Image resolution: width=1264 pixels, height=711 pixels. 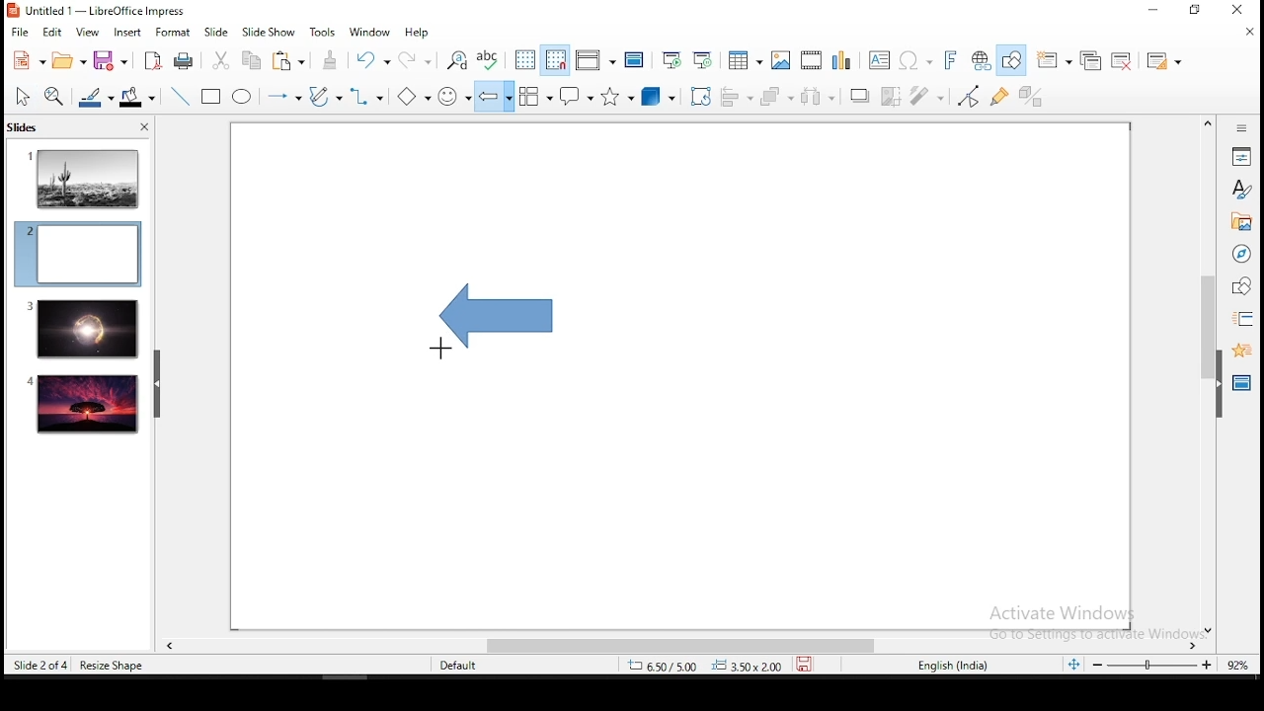 I want to click on text box, so click(x=878, y=60).